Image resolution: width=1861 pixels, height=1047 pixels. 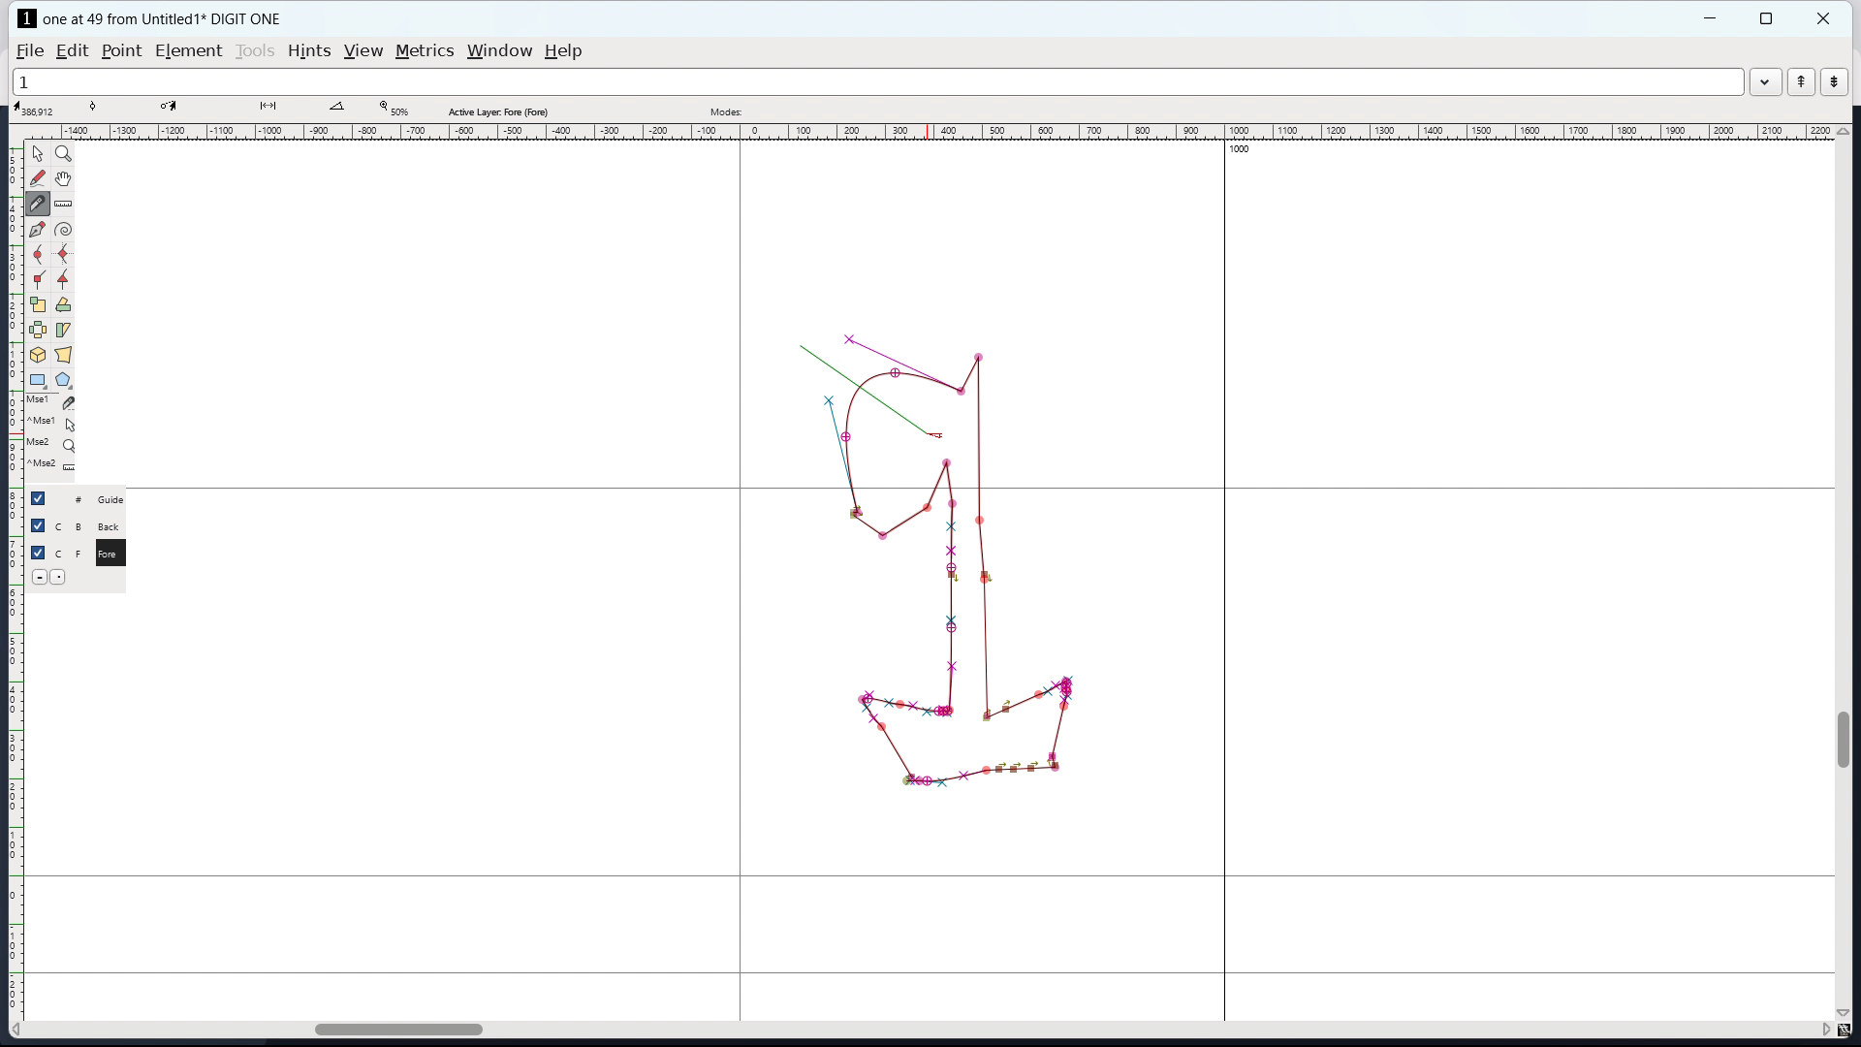 What do you see at coordinates (61, 576) in the screenshot?
I see `add new layer` at bounding box center [61, 576].